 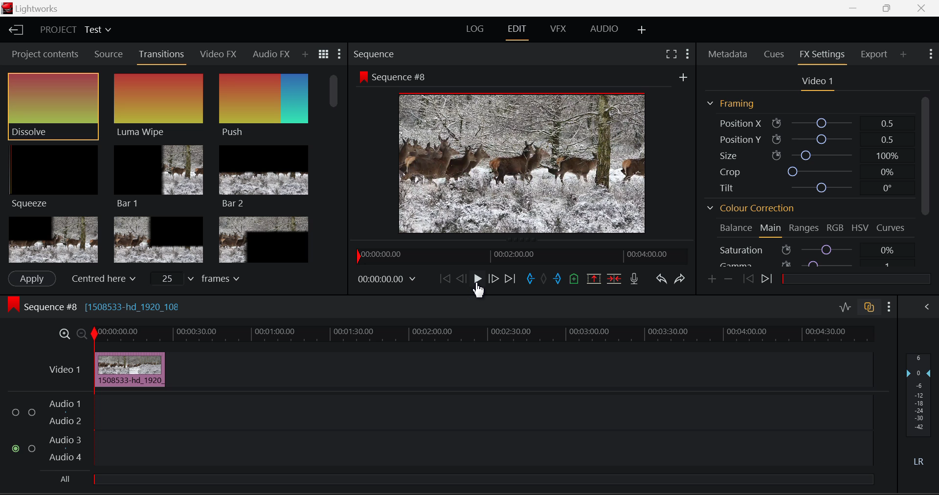 What do you see at coordinates (386, 279) in the screenshot?
I see `Frame Time` at bounding box center [386, 279].